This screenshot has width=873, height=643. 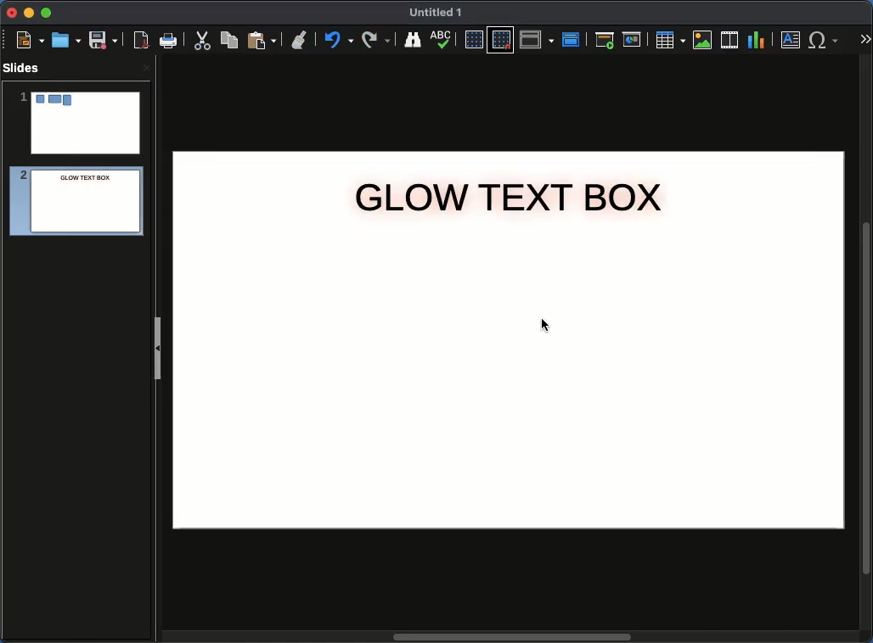 What do you see at coordinates (157, 348) in the screenshot?
I see `Slide panel` at bounding box center [157, 348].